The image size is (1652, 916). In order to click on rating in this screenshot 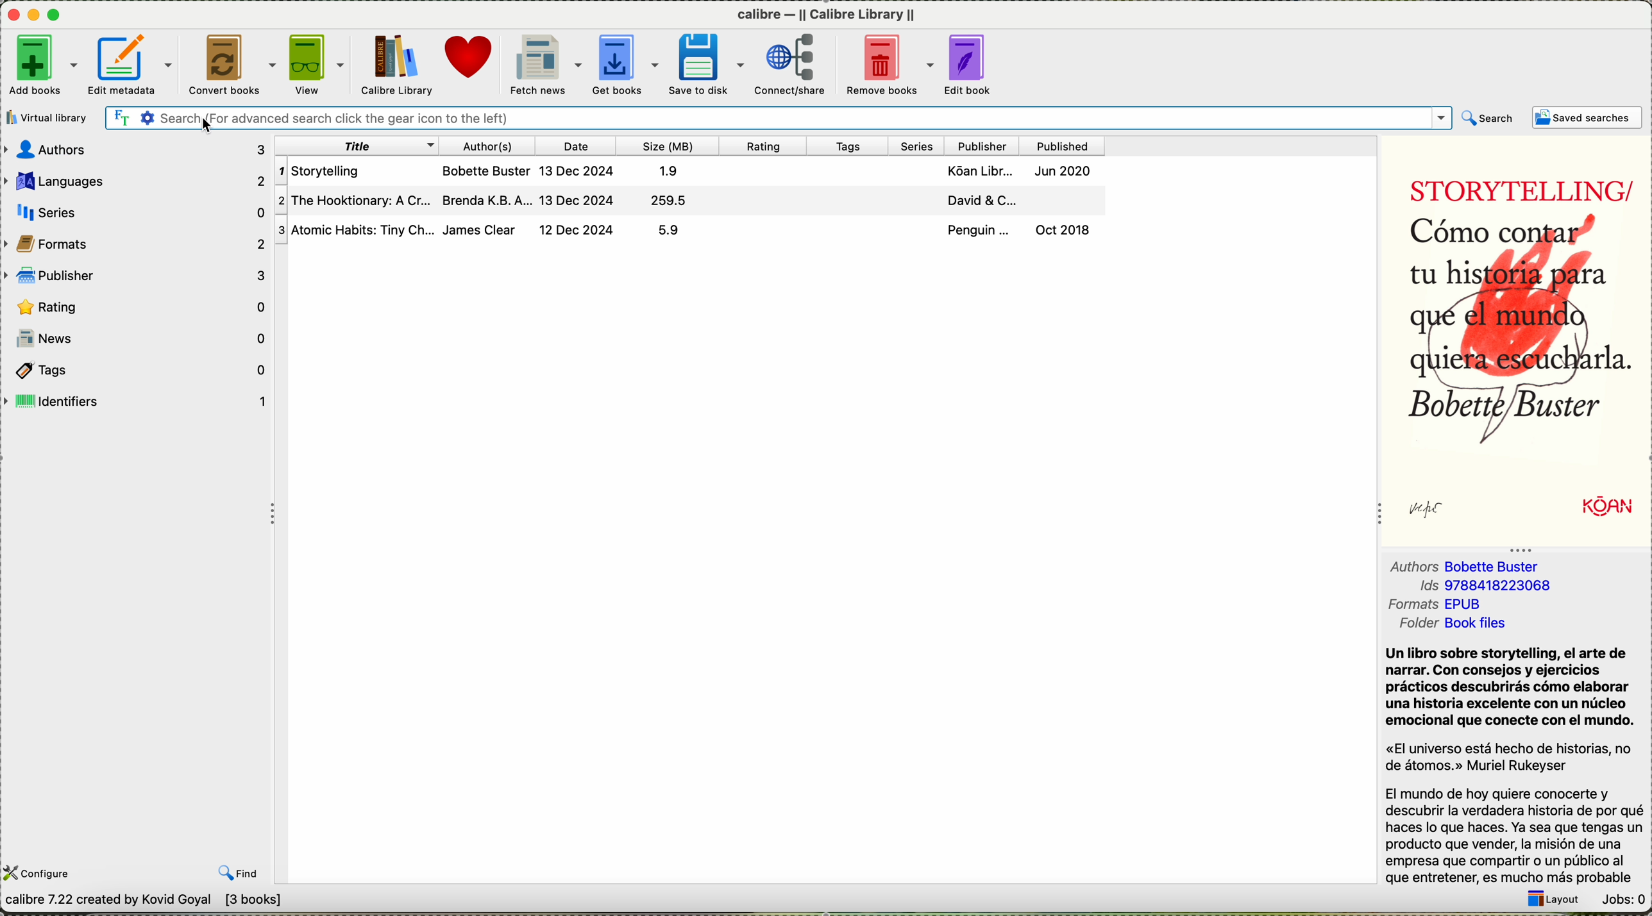, I will do `click(139, 306)`.